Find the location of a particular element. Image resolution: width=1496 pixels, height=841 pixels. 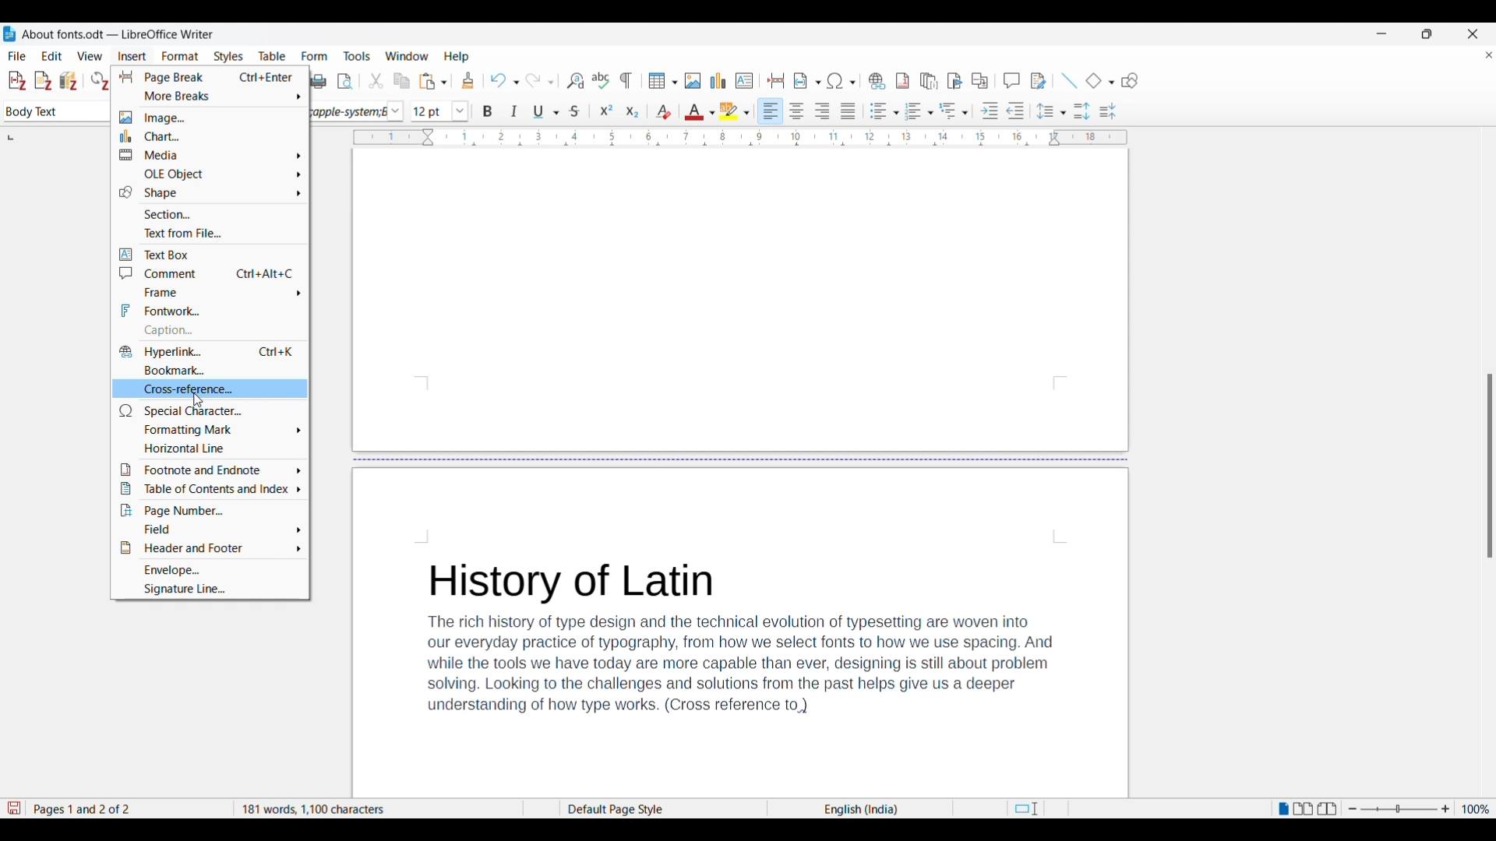

More break options is located at coordinates (211, 97).